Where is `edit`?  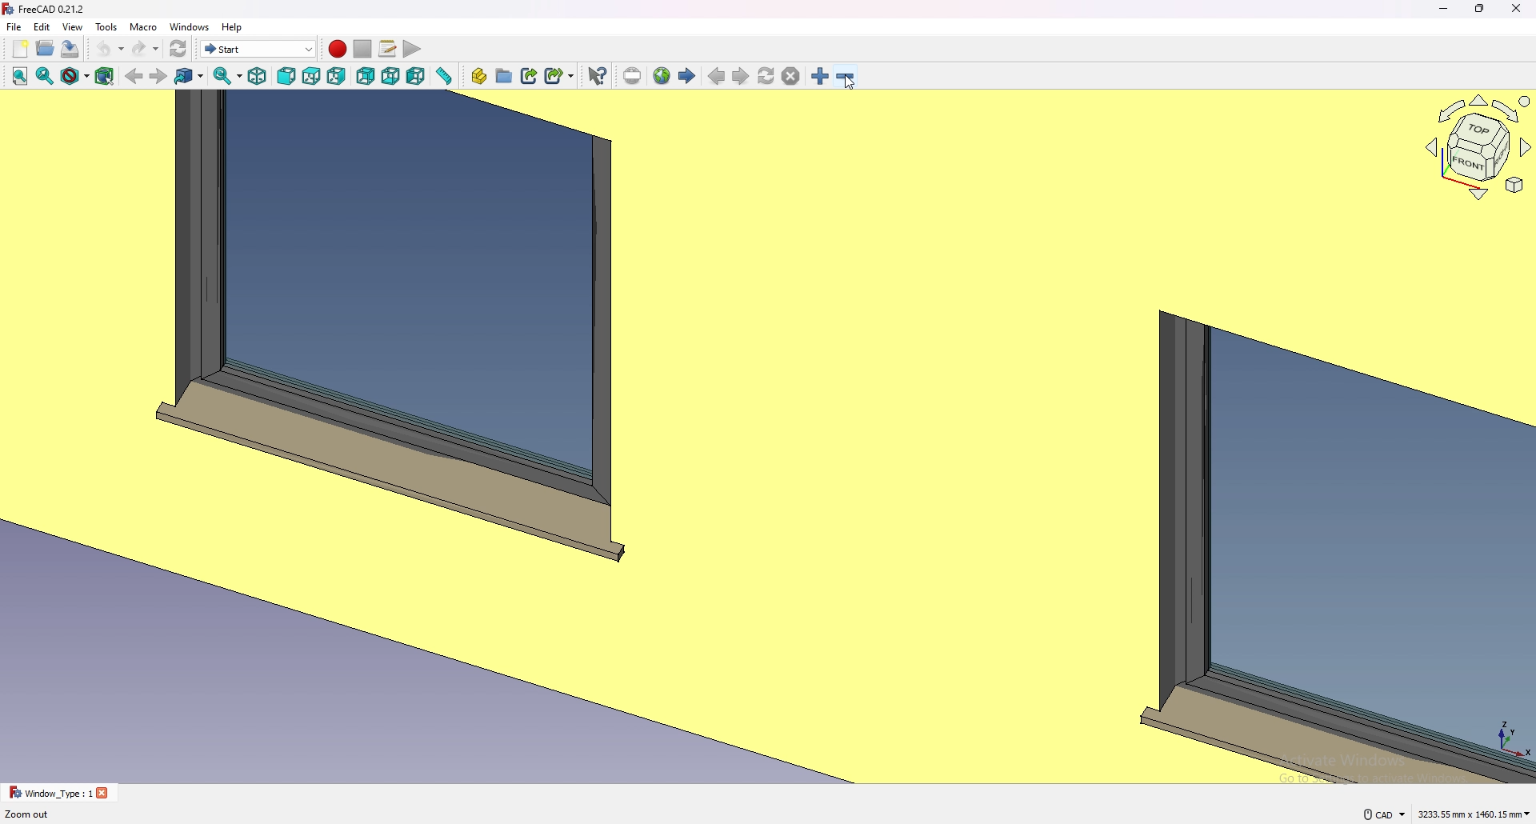
edit is located at coordinates (43, 26).